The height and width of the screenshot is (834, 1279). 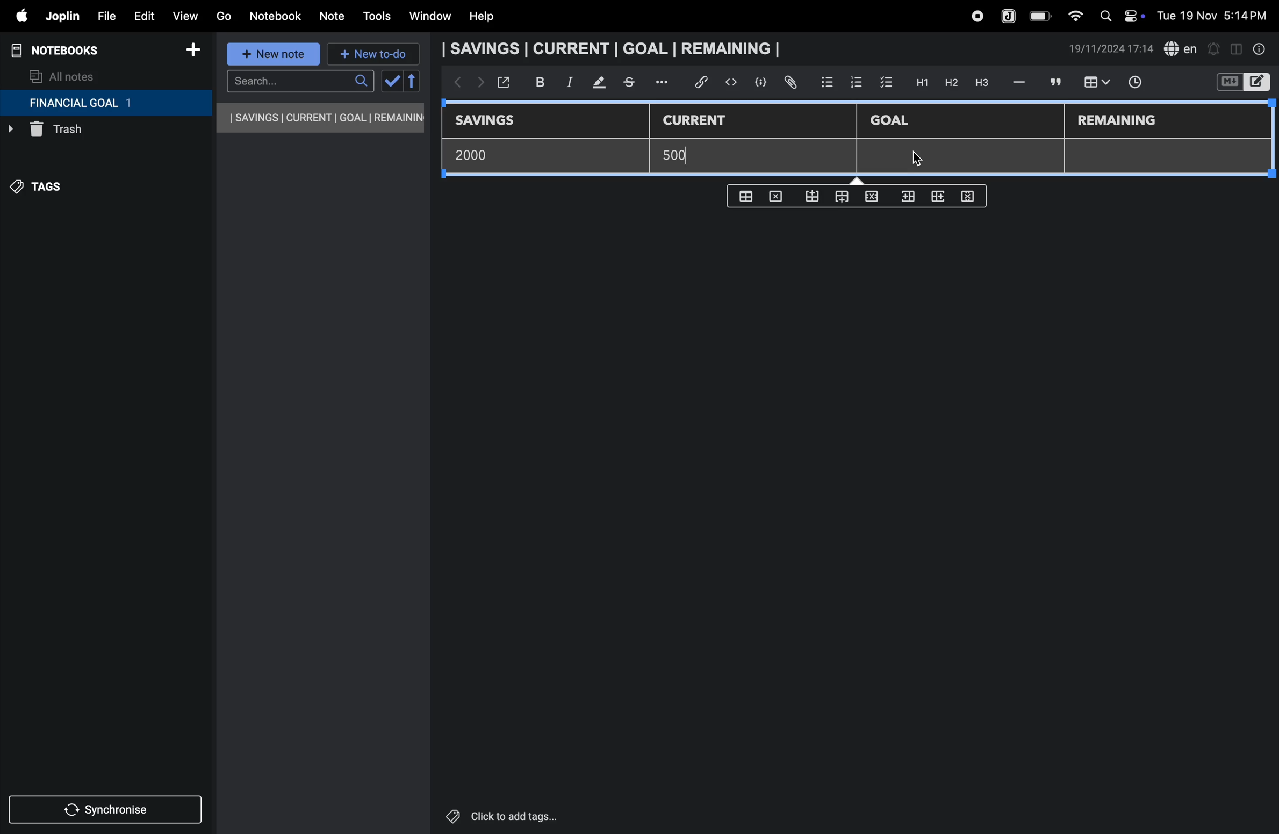 What do you see at coordinates (732, 82) in the screenshot?
I see `insert code` at bounding box center [732, 82].